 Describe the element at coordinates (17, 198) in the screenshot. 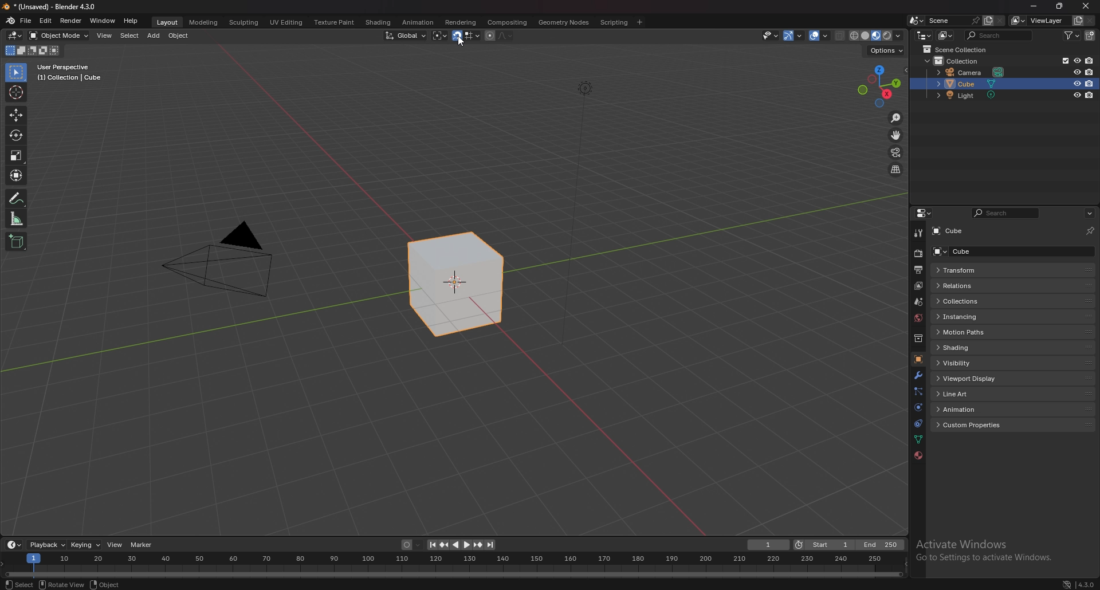

I see `annotate` at that location.